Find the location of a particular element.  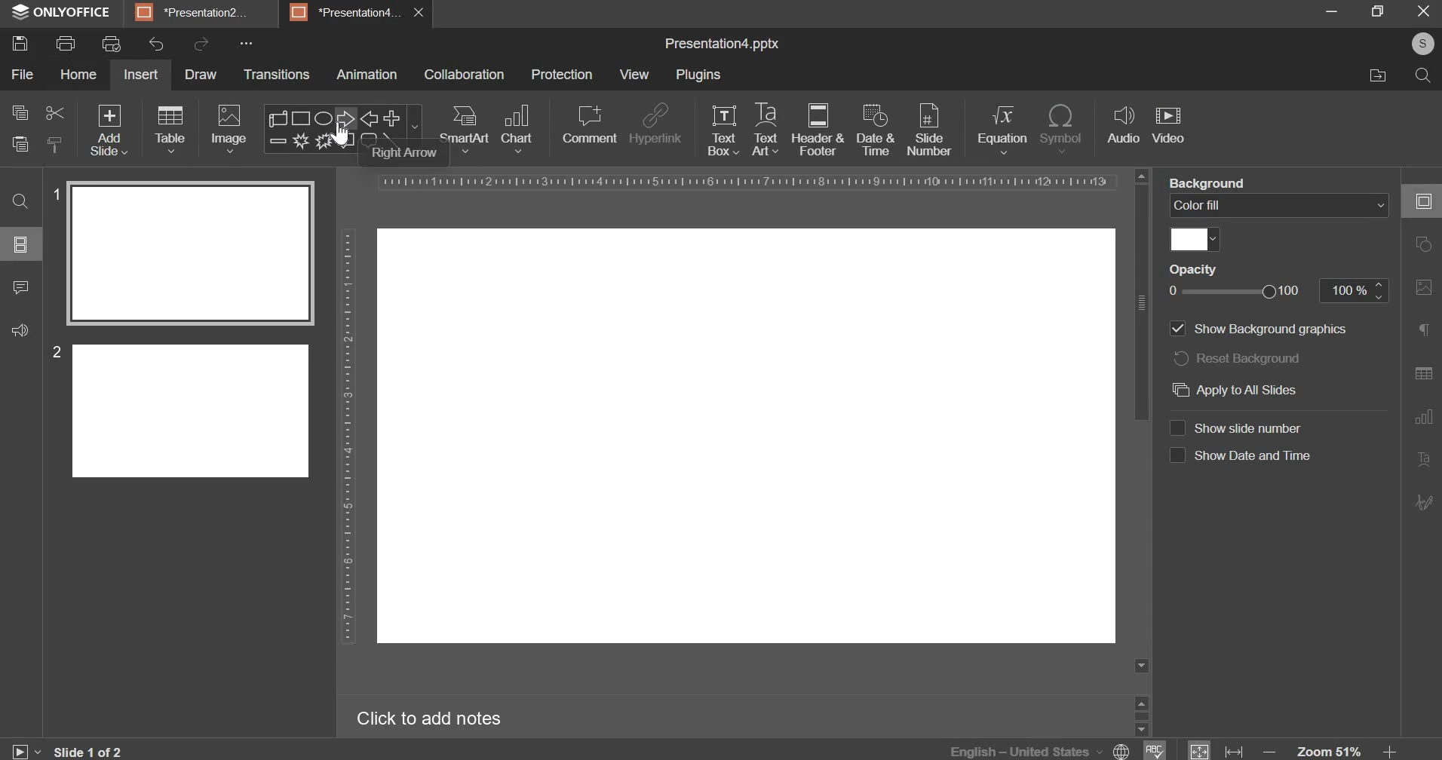

[>] Slide is located at coordinates (13, 749).